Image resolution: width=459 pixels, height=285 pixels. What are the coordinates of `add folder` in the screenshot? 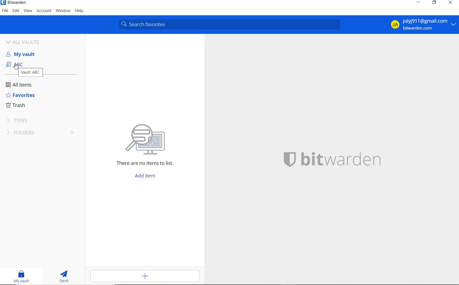 It's located at (74, 133).